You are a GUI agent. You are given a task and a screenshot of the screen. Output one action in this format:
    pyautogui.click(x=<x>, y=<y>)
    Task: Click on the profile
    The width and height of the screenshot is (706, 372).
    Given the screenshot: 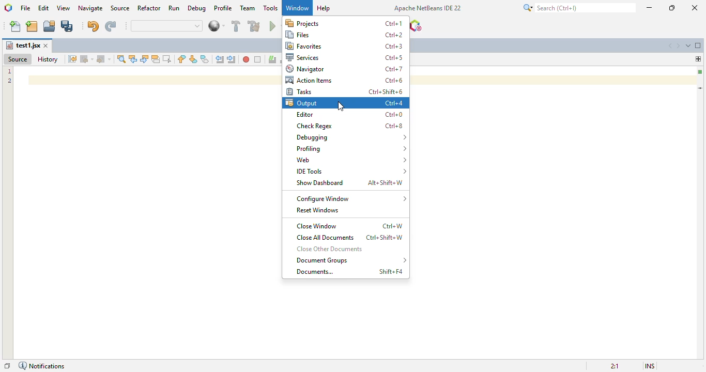 What is the action you would take?
    pyautogui.click(x=223, y=8)
    